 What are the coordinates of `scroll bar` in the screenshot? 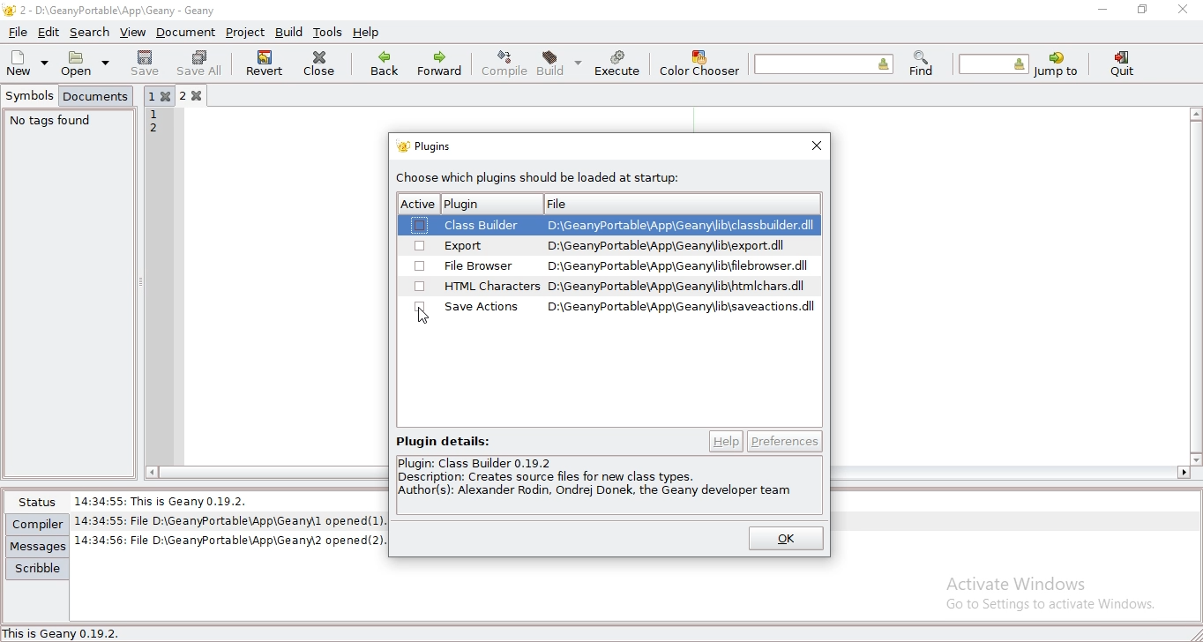 It's located at (259, 473).